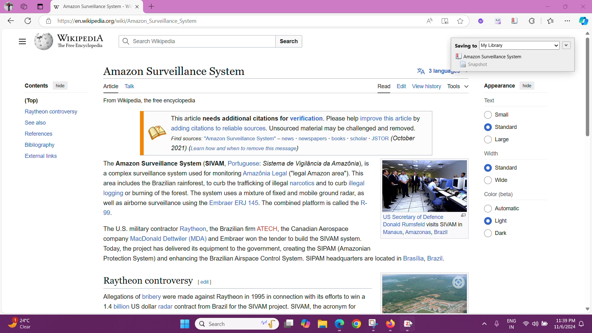 Image resolution: width=592 pixels, height=333 pixels. What do you see at coordinates (513, 167) in the screenshot?
I see `` at bounding box center [513, 167].